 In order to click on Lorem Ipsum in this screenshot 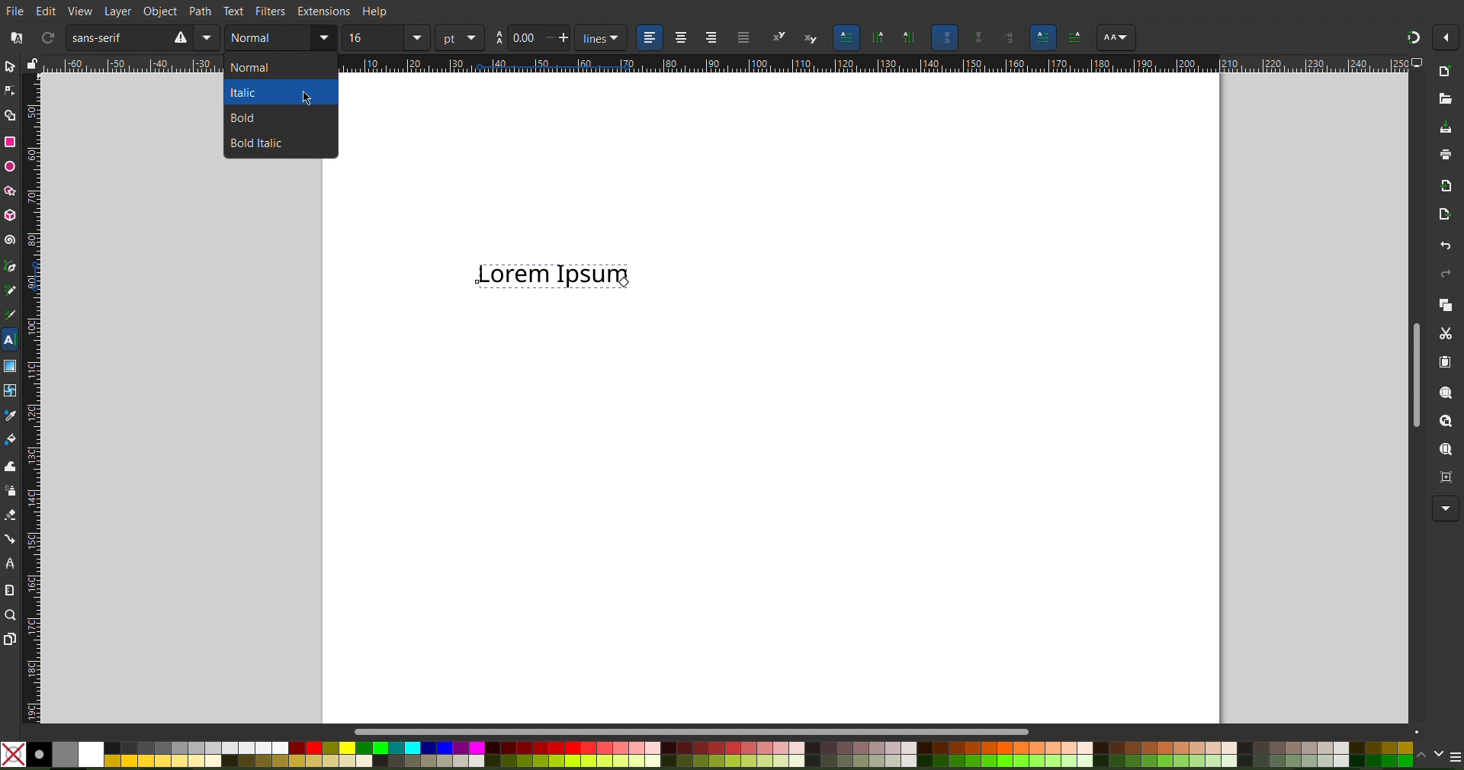, I will do `click(549, 281)`.